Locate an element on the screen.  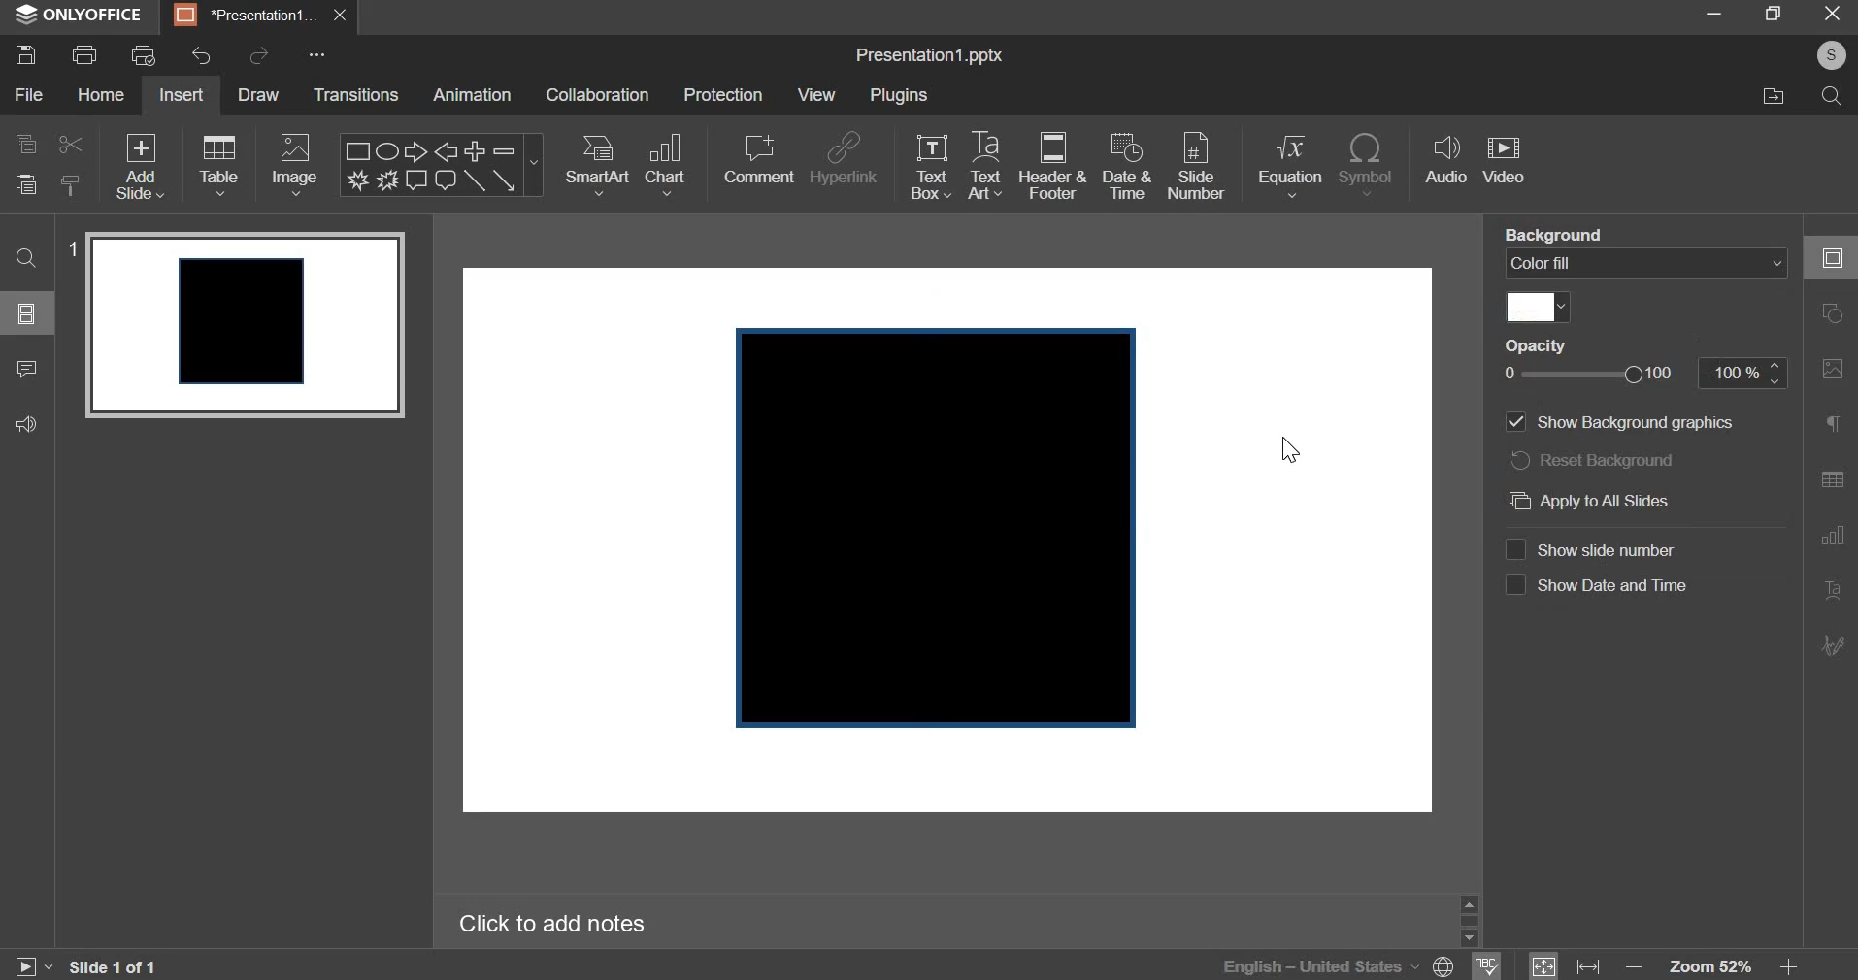
maximize is located at coordinates (1774, 14).